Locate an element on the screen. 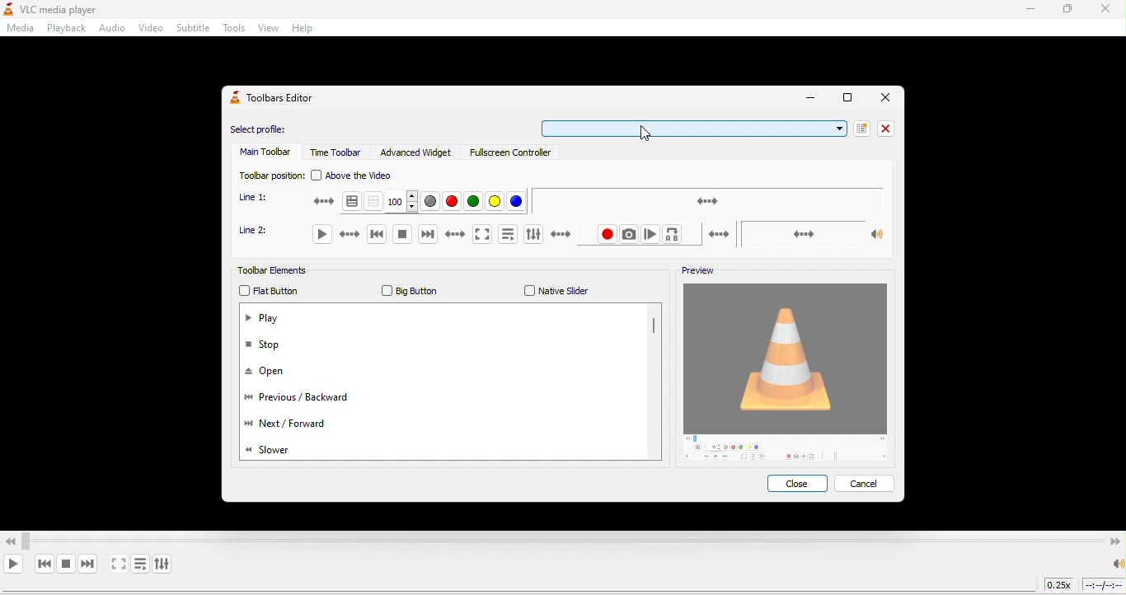 The image size is (1126, 595). loop from point a to point b is located at coordinates (697, 236).